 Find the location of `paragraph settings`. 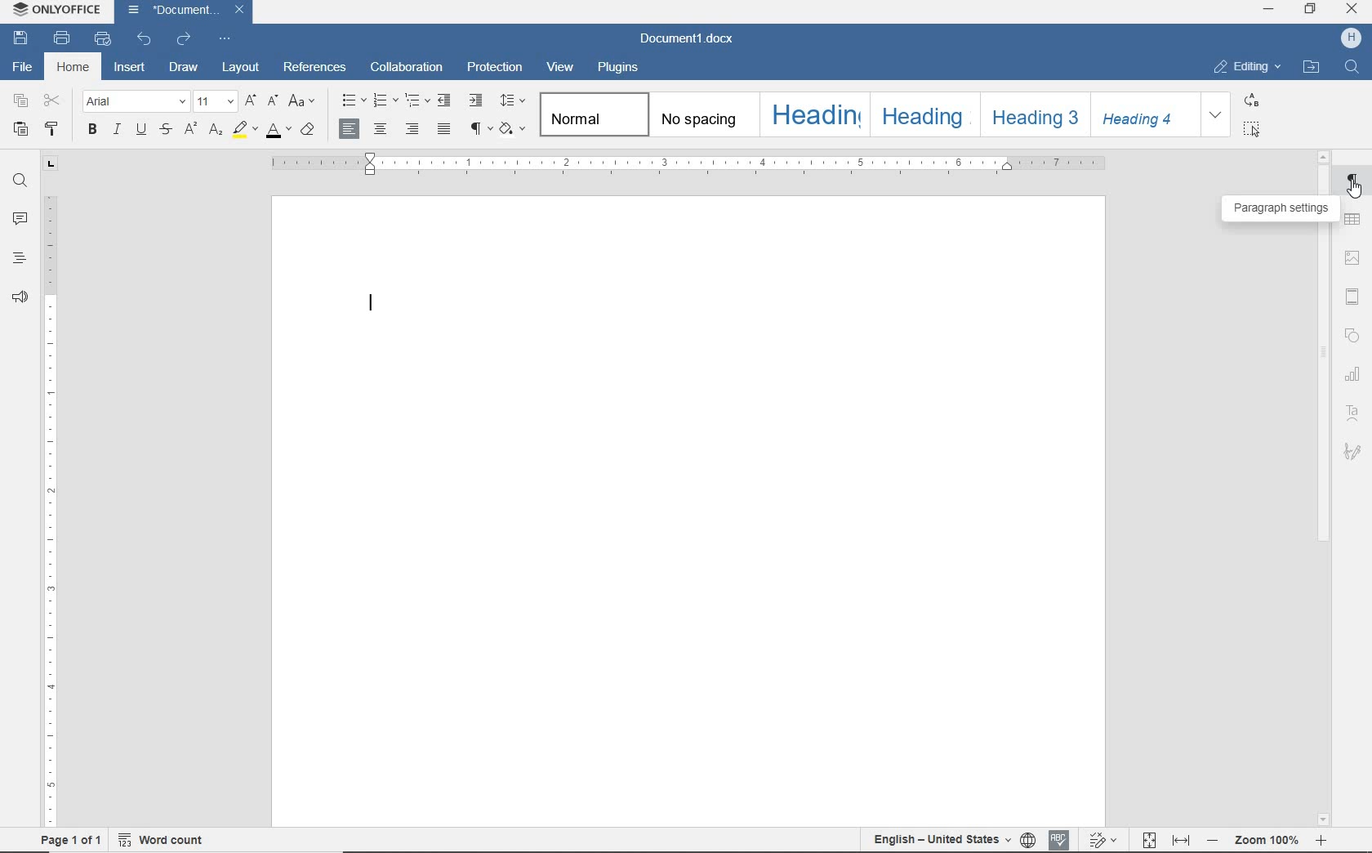

paragraph settings is located at coordinates (1279, 208).